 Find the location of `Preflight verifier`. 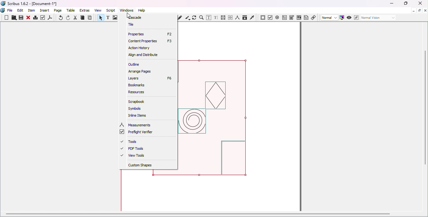

Preflight verifier is located at coordinates (138, 133).